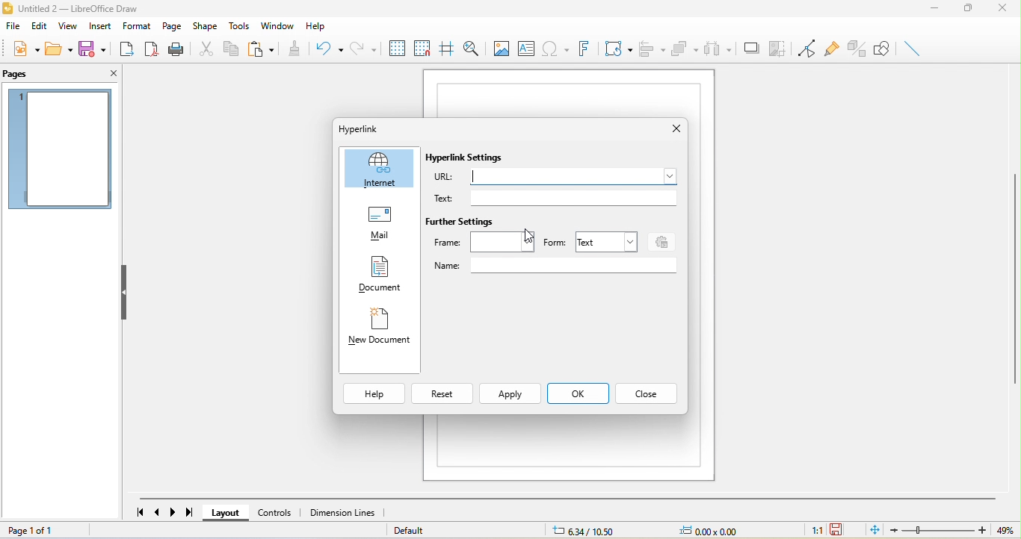  I want to click on page 1 of 1, so click(35, 529).